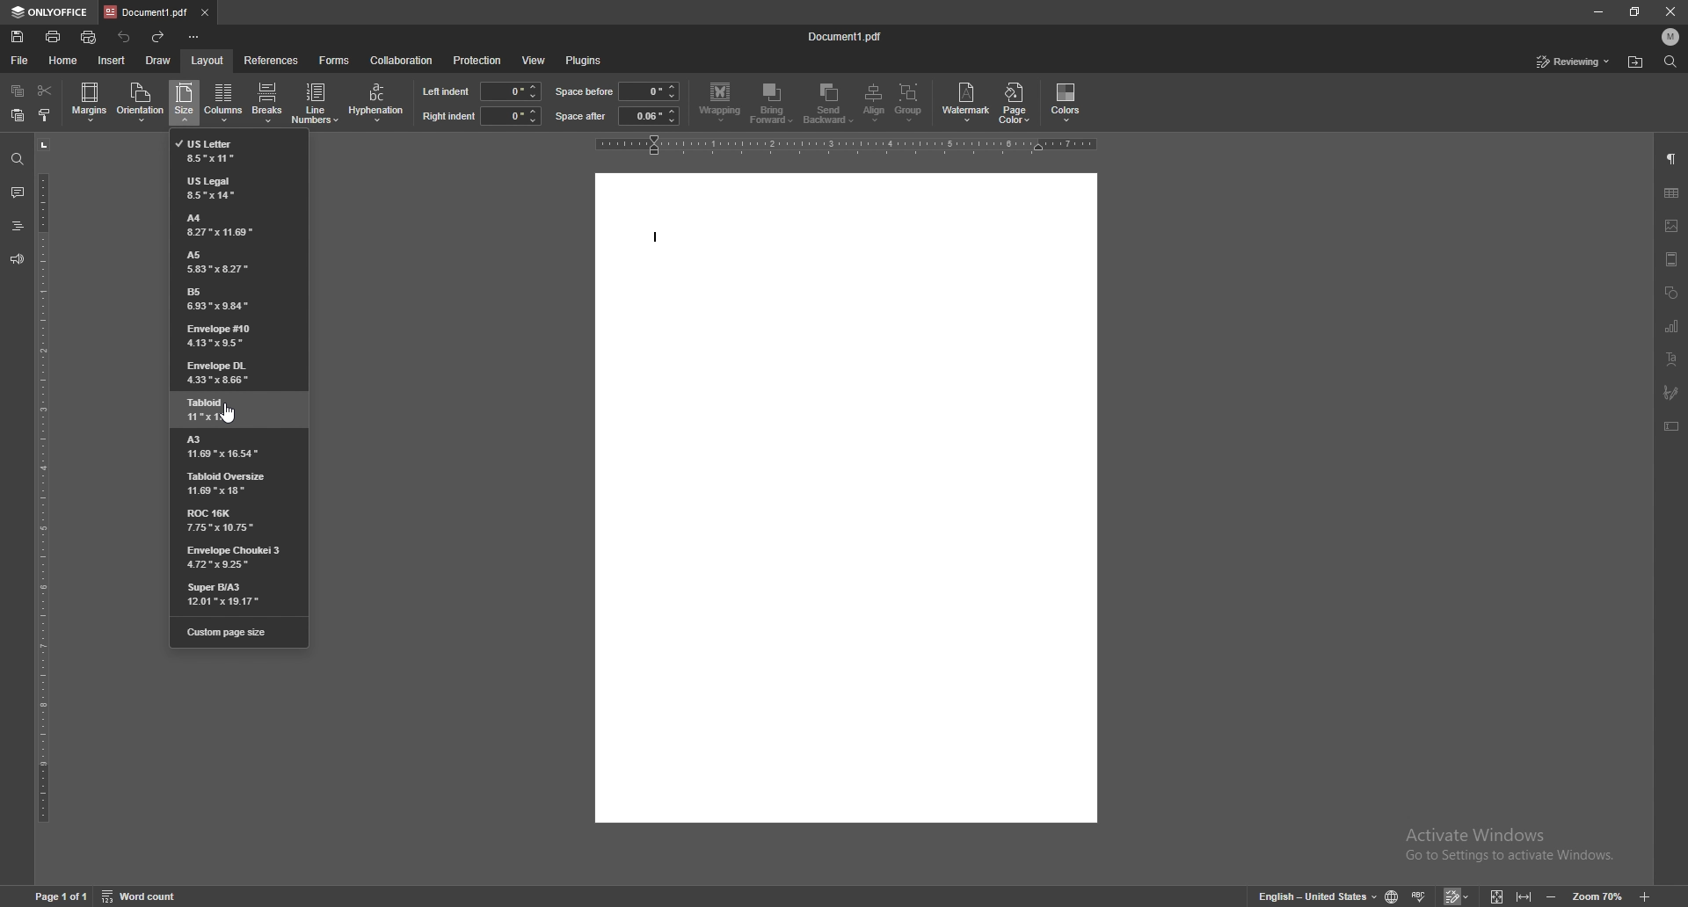 Image resolution: width=1688 pixels, height=907 pixels. Describe the element at coordinates (18, 115) in the screenshot. I see `paste` at that location.